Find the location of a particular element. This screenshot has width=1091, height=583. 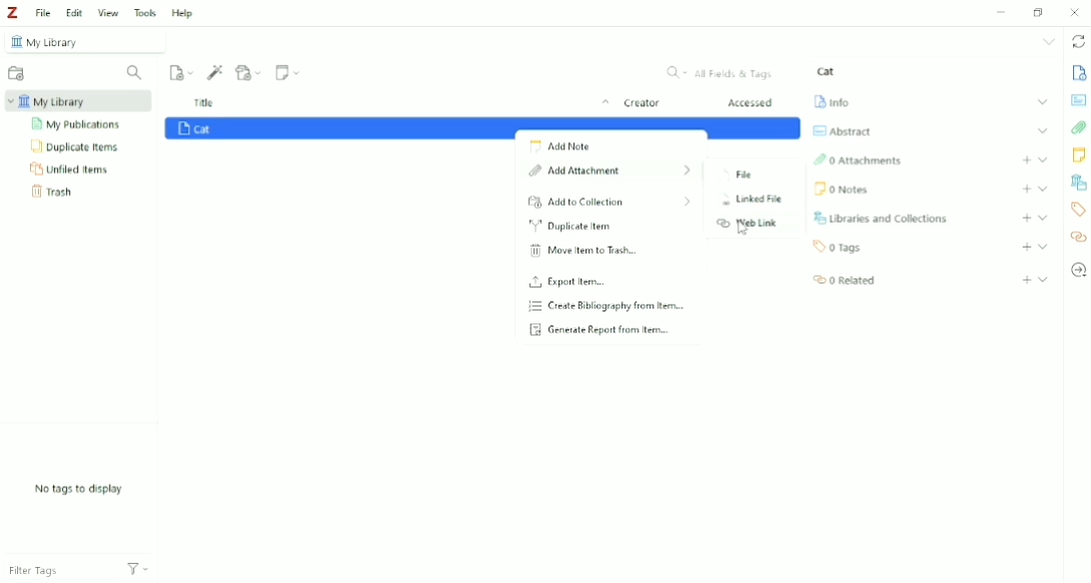

View is located at coordinates (109, 12).